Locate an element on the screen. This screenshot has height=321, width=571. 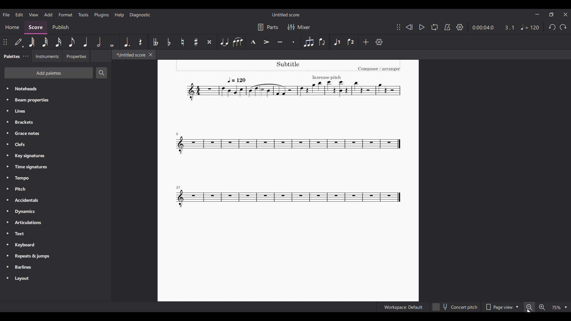
Brackets is located at coordinates (55, 122).